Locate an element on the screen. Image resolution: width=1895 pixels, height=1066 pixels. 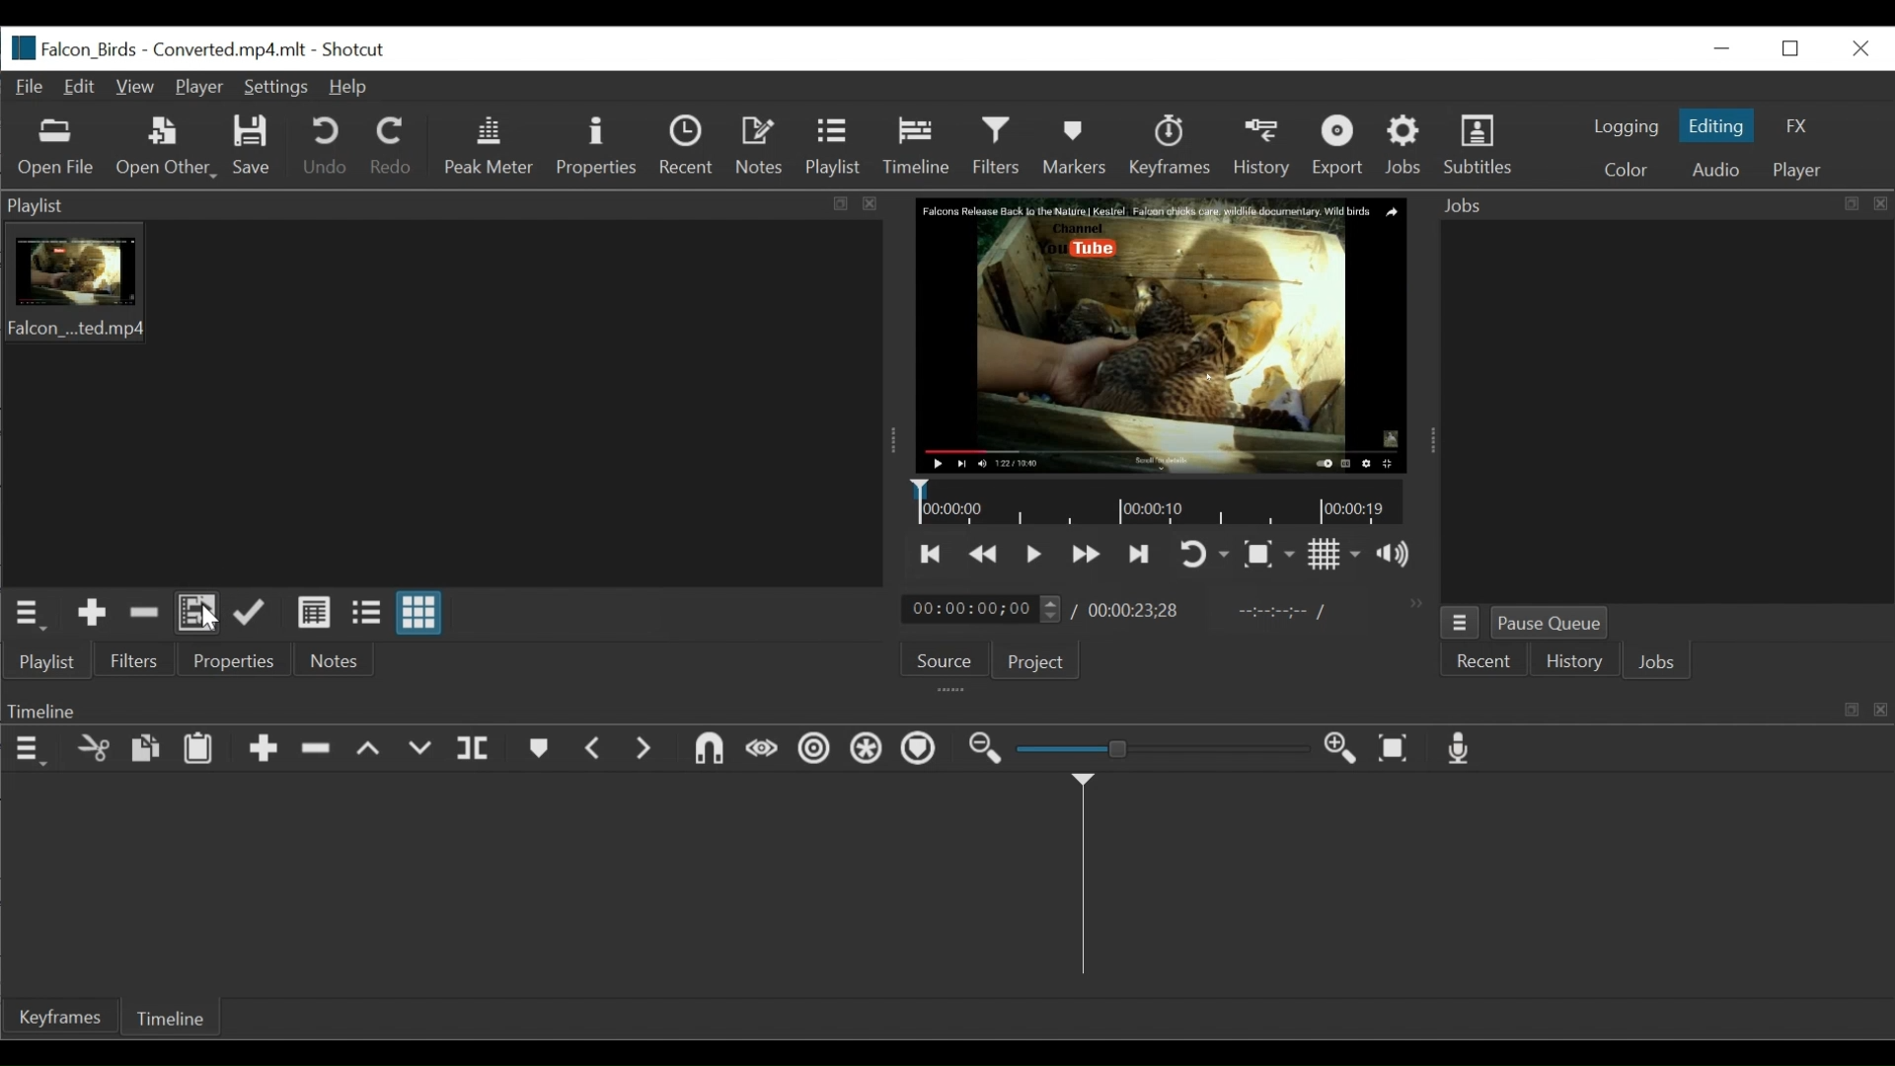
Jobs Menu is located at coordinates (1461, 624).